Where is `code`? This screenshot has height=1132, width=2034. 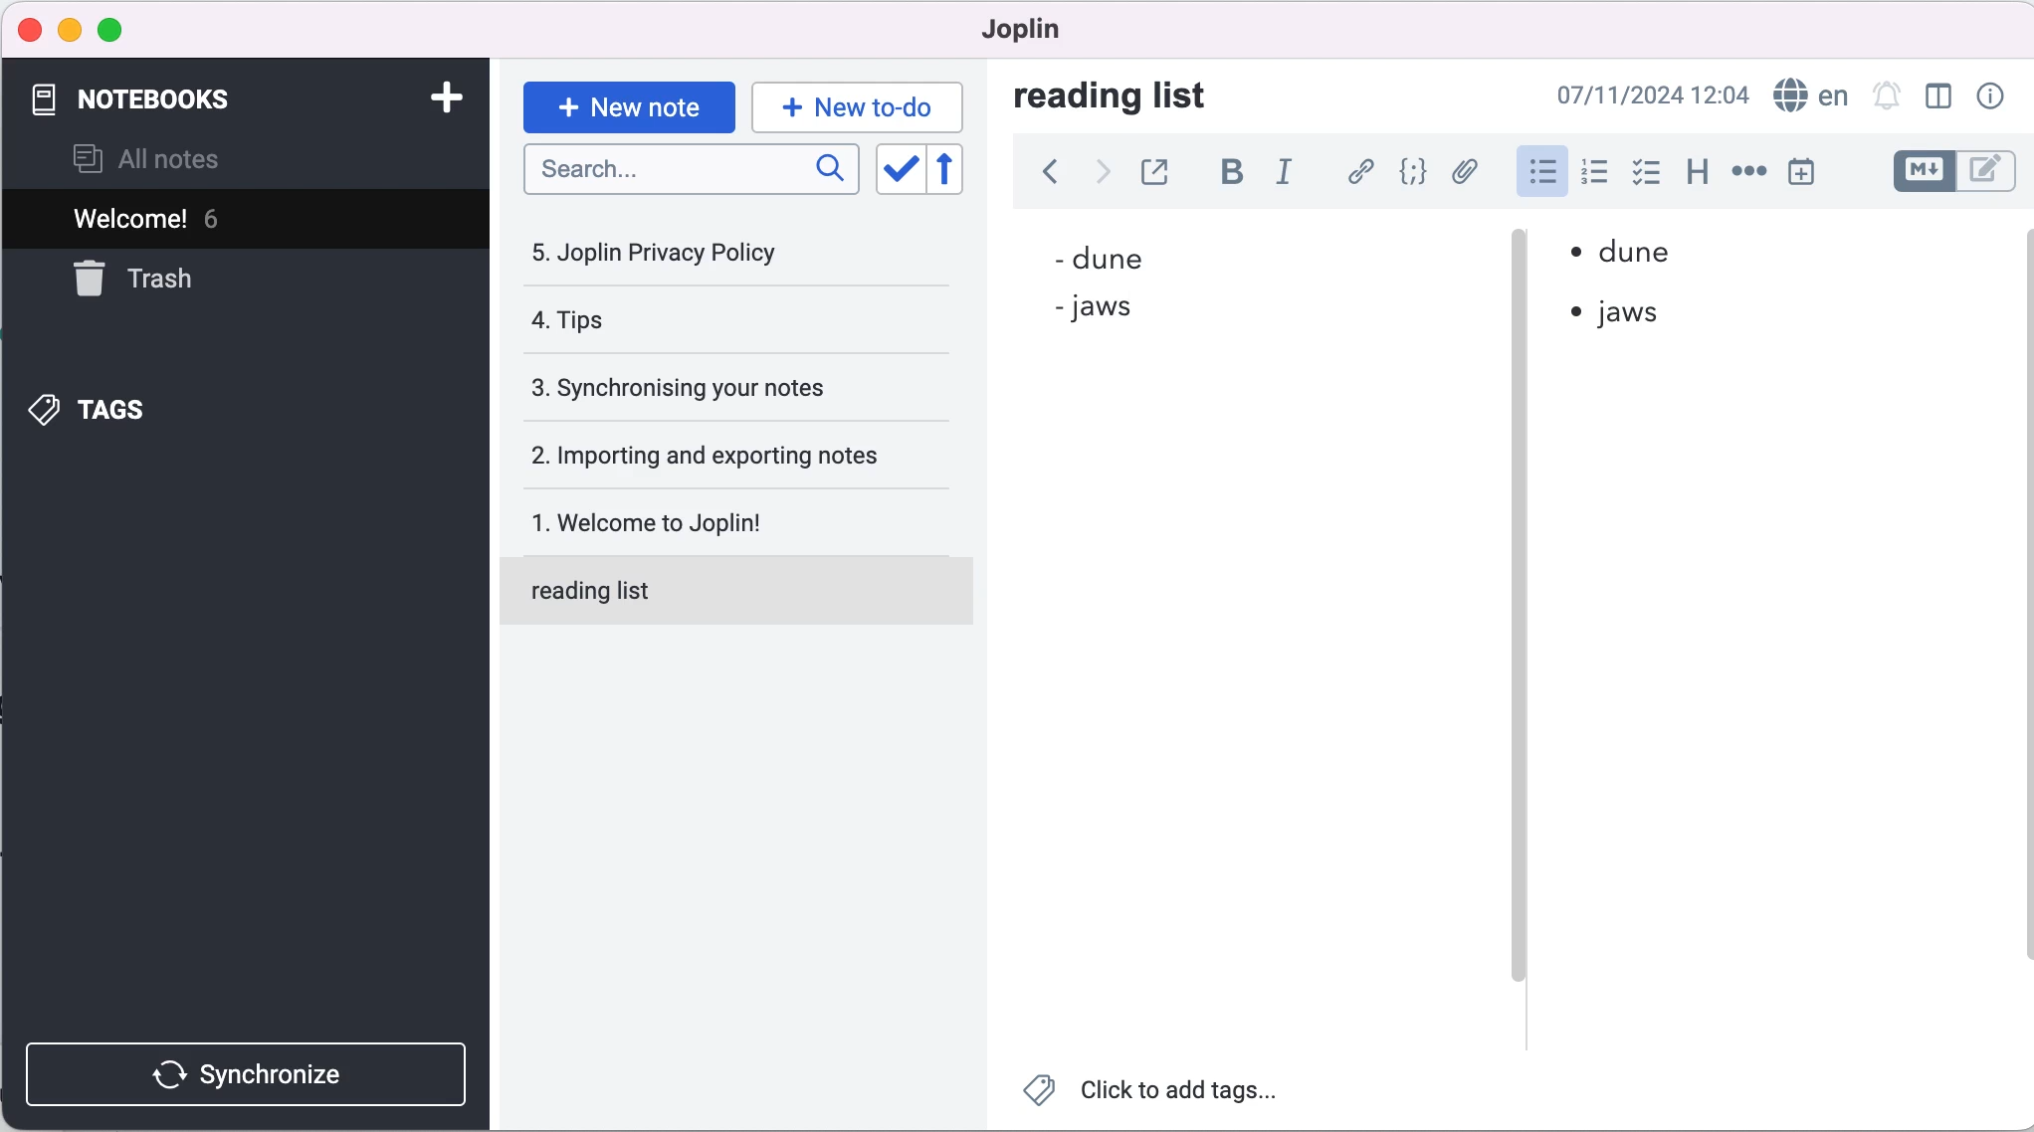
code is located at coordinates (1414, 173).